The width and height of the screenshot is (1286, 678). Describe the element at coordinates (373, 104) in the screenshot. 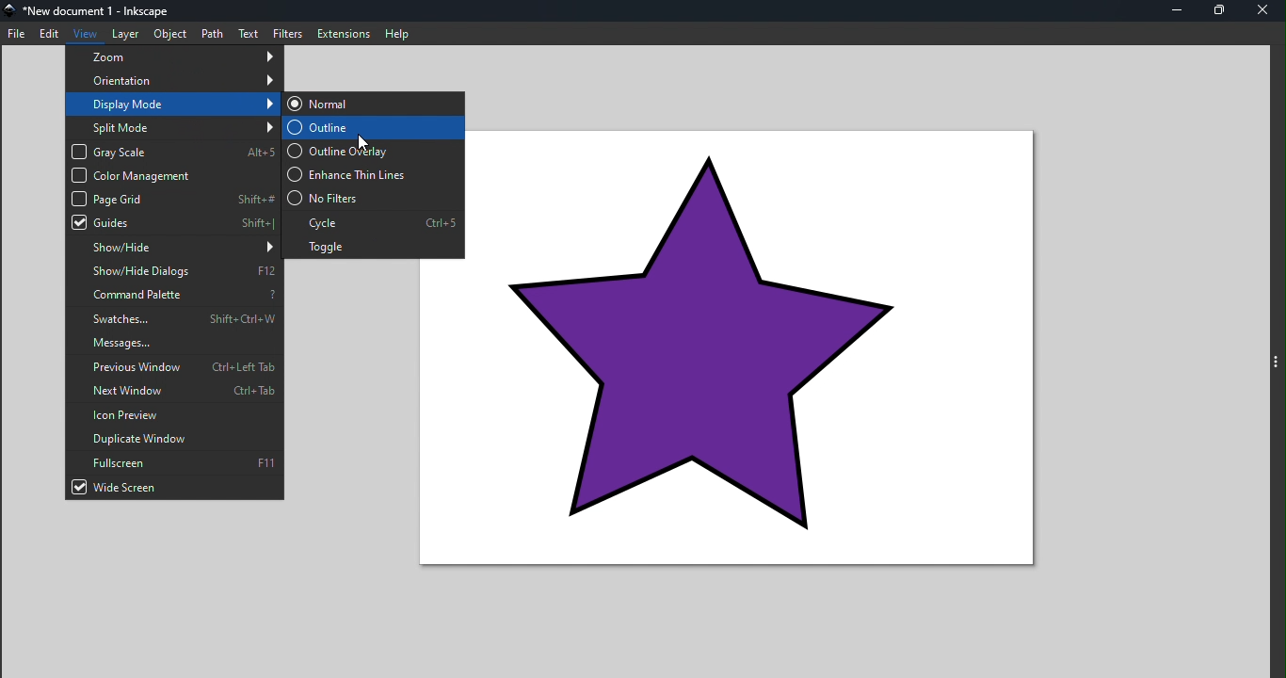

I see `Normal` at that location.